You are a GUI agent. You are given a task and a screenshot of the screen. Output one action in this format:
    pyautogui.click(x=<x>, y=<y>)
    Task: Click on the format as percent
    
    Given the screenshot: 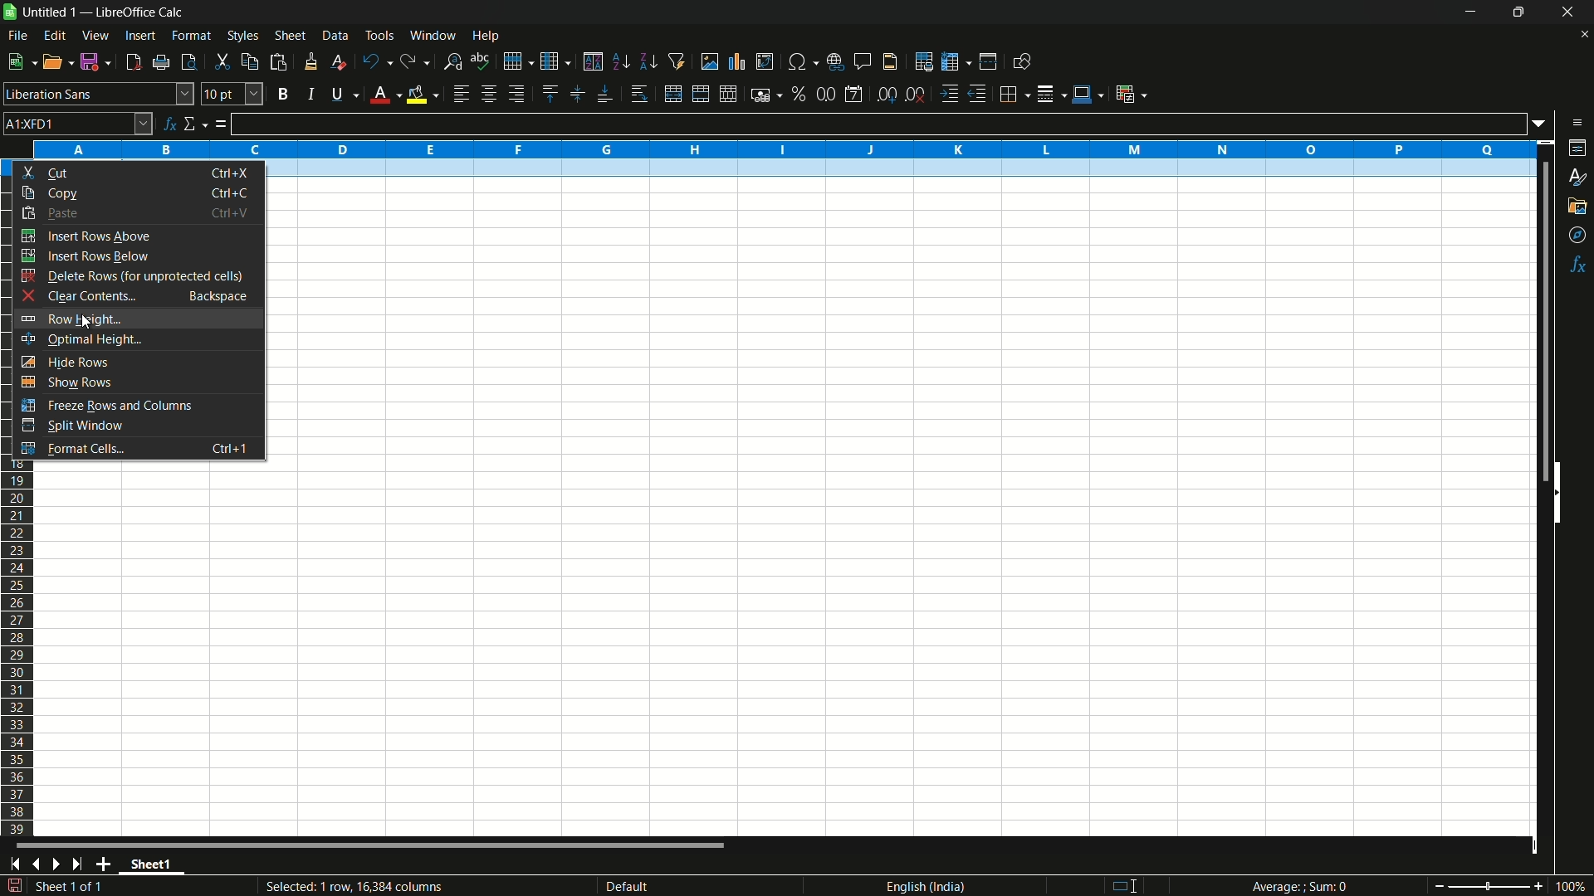 What is the action you would take?
    pyautogui.click(x=799, y=93)
    